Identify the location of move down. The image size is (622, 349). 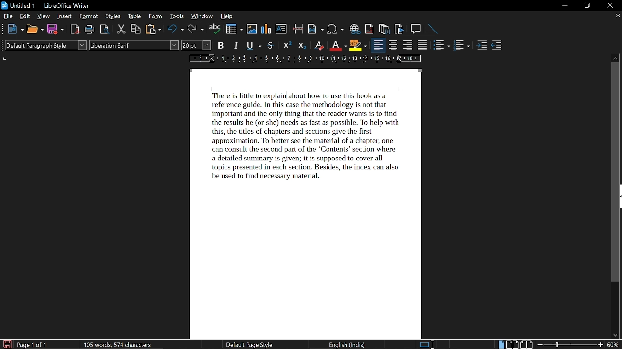
(615, 336).